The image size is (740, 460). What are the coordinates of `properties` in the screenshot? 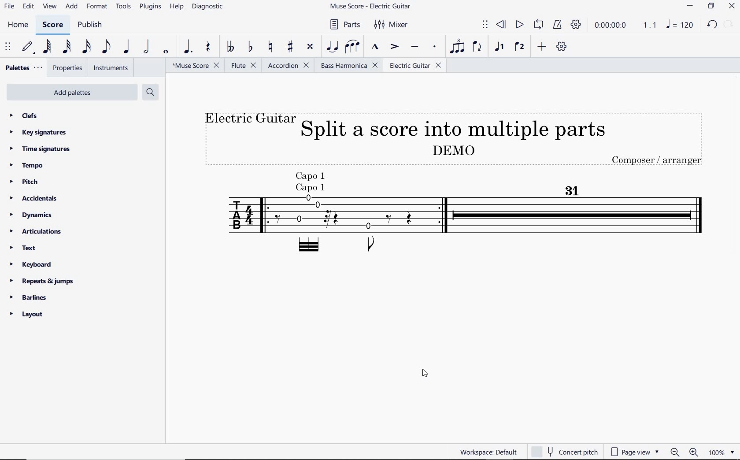 It's located at (69, 68).